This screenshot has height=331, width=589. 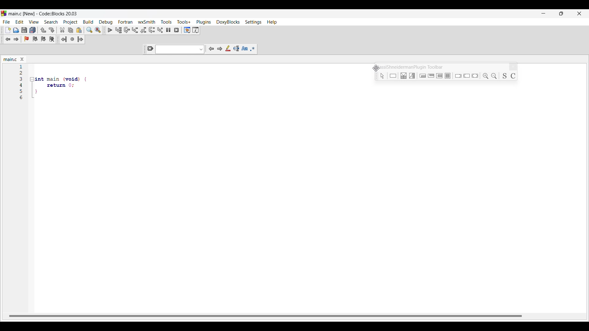 What do you see at coordinates (544, 13) in the screenshot?
I see `Minimize` at bounding box center [544, 13].